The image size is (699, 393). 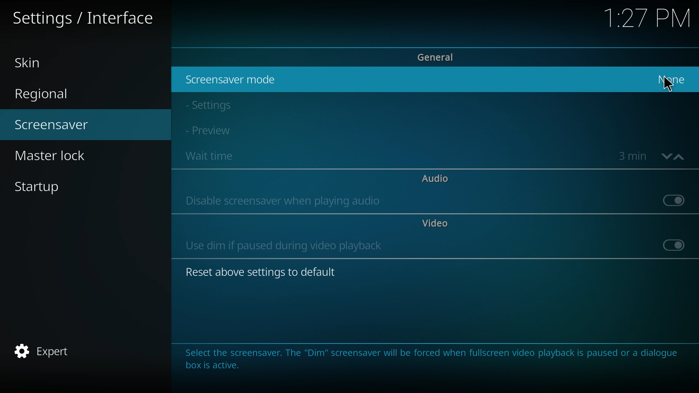 I want to click on startup, so click(x=82, y=186).